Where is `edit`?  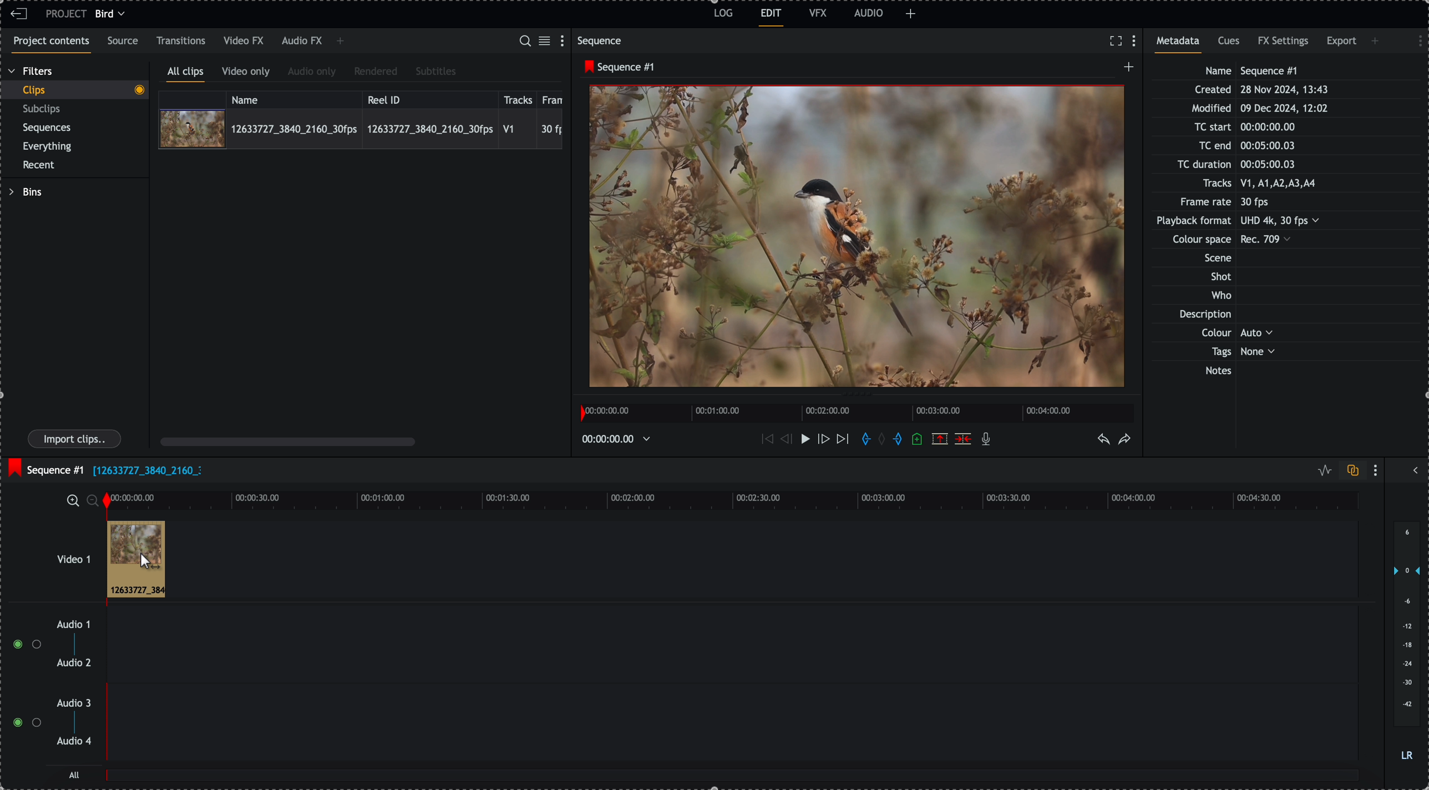
edit is located at coordinates (772, 18).